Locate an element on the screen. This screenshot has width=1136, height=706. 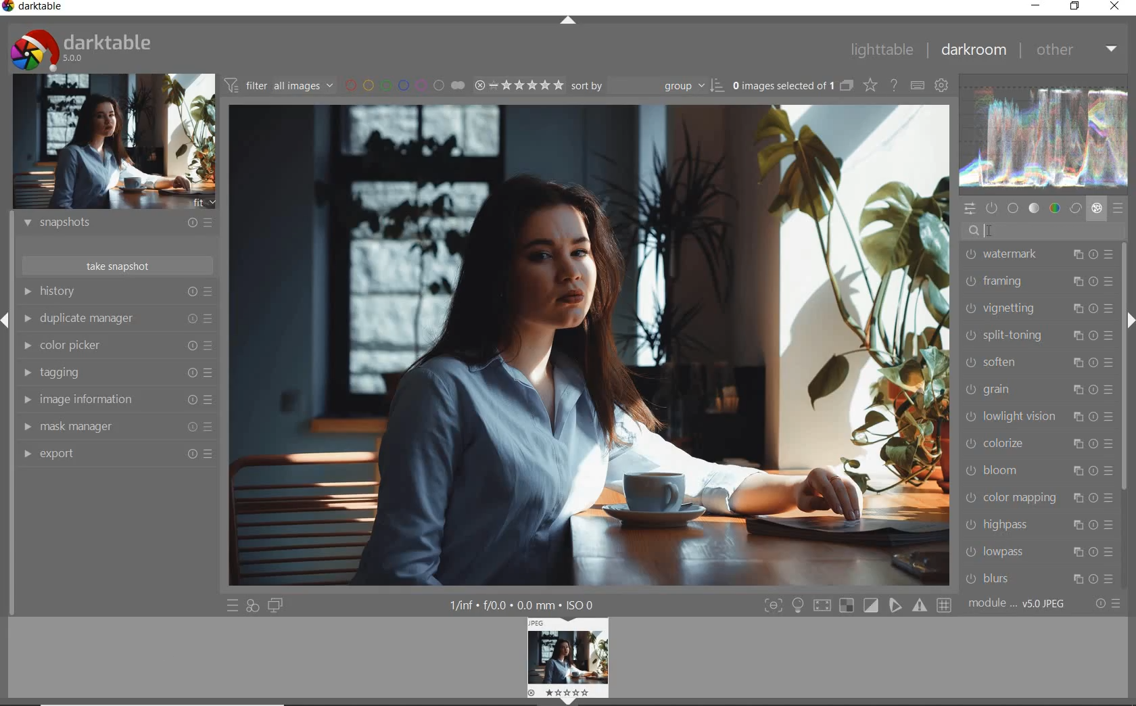
filter images based on their modules is located at coordinates (279, 84).